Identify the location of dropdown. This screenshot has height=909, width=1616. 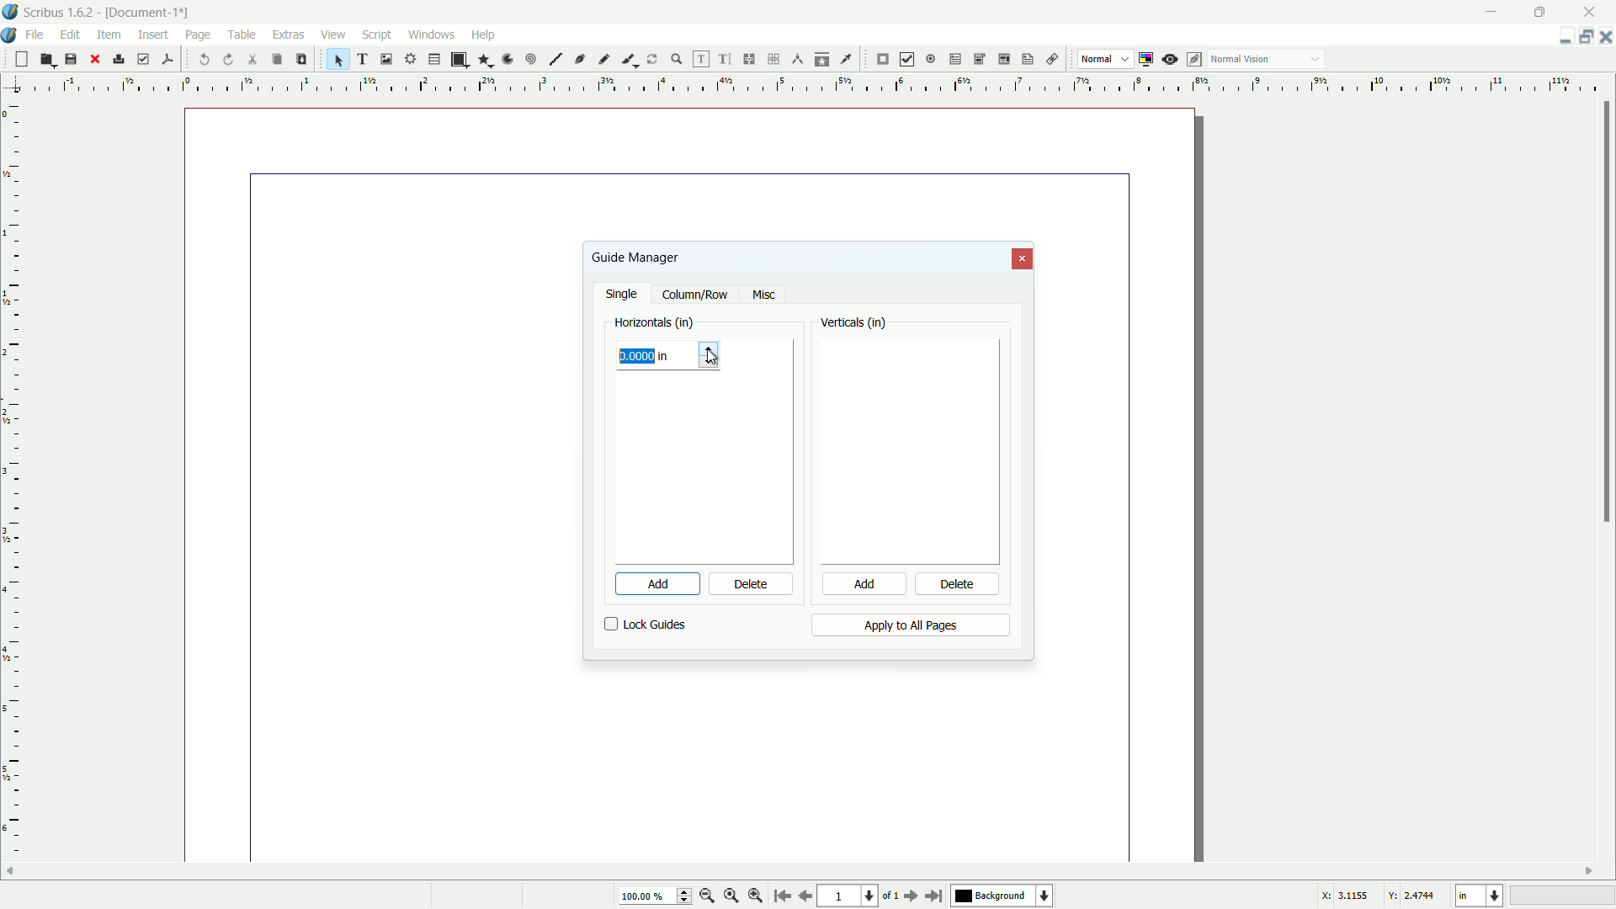
(1316, 61).